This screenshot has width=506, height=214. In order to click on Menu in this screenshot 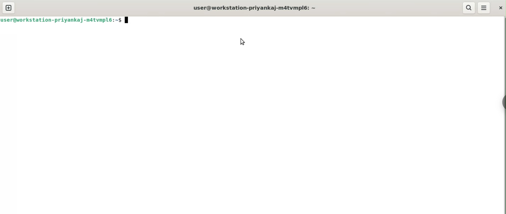, I will do `click(484, 8)`.